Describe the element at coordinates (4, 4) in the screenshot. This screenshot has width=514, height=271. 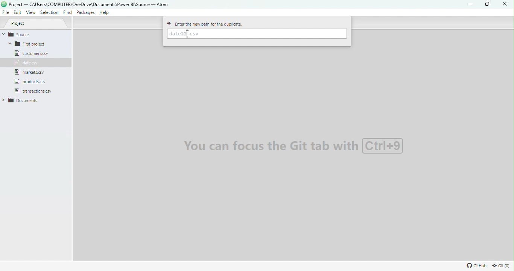
I see `logo` at that location.